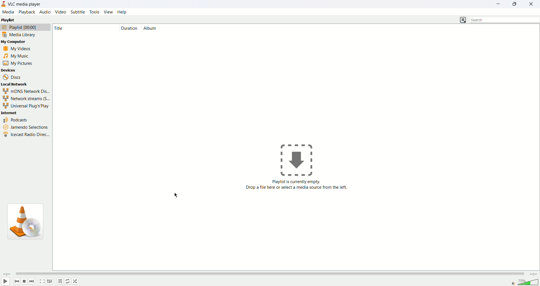  What do you see at coordinates (84, 28) in the screenshot?
I see `Title` at bounding box center [84, 28].